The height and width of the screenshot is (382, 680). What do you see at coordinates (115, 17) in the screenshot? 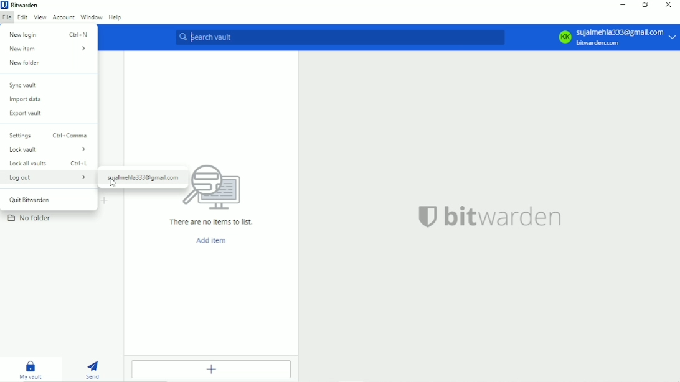
I see `Help` at bounding box center [115, 17].